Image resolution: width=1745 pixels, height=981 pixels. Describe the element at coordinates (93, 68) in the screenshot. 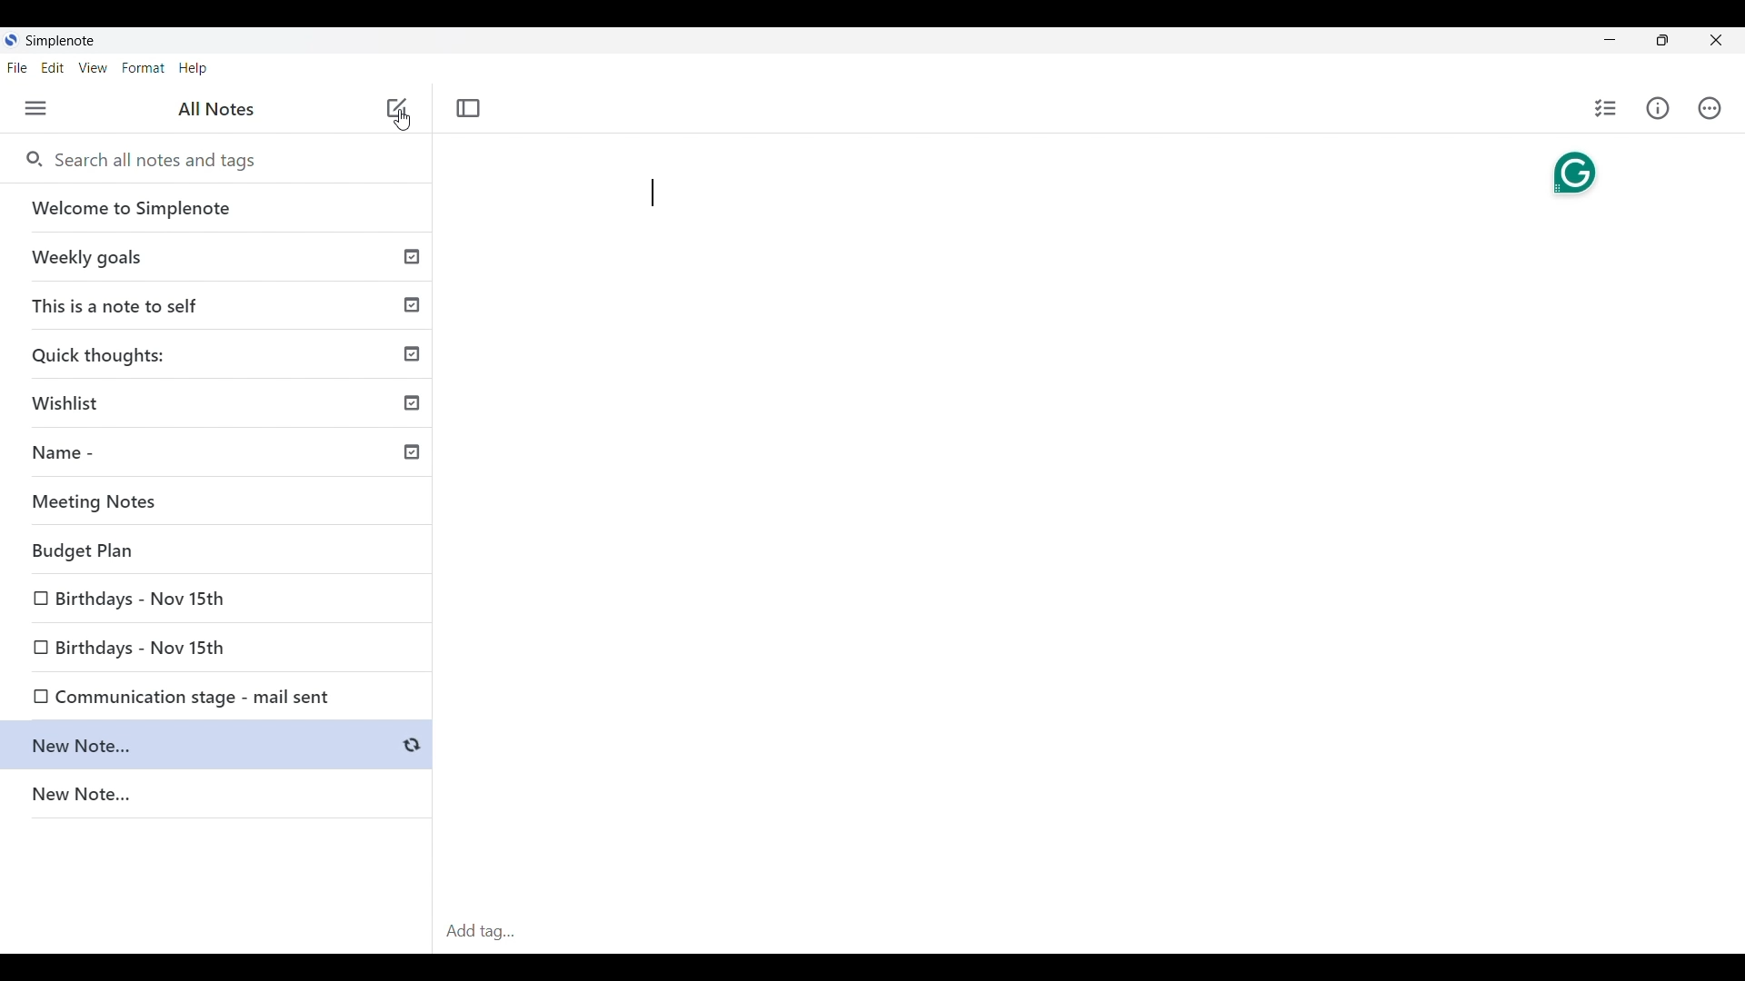

I see `View` at that location.